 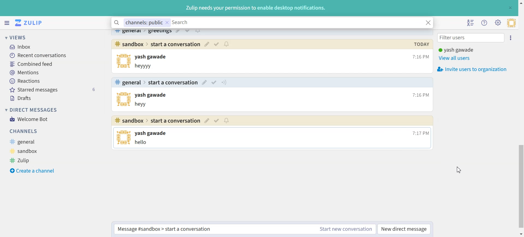 What do you see at coordinates (296, 23) in the screenshot?
I see `Search` at bounding box center [296, 23].